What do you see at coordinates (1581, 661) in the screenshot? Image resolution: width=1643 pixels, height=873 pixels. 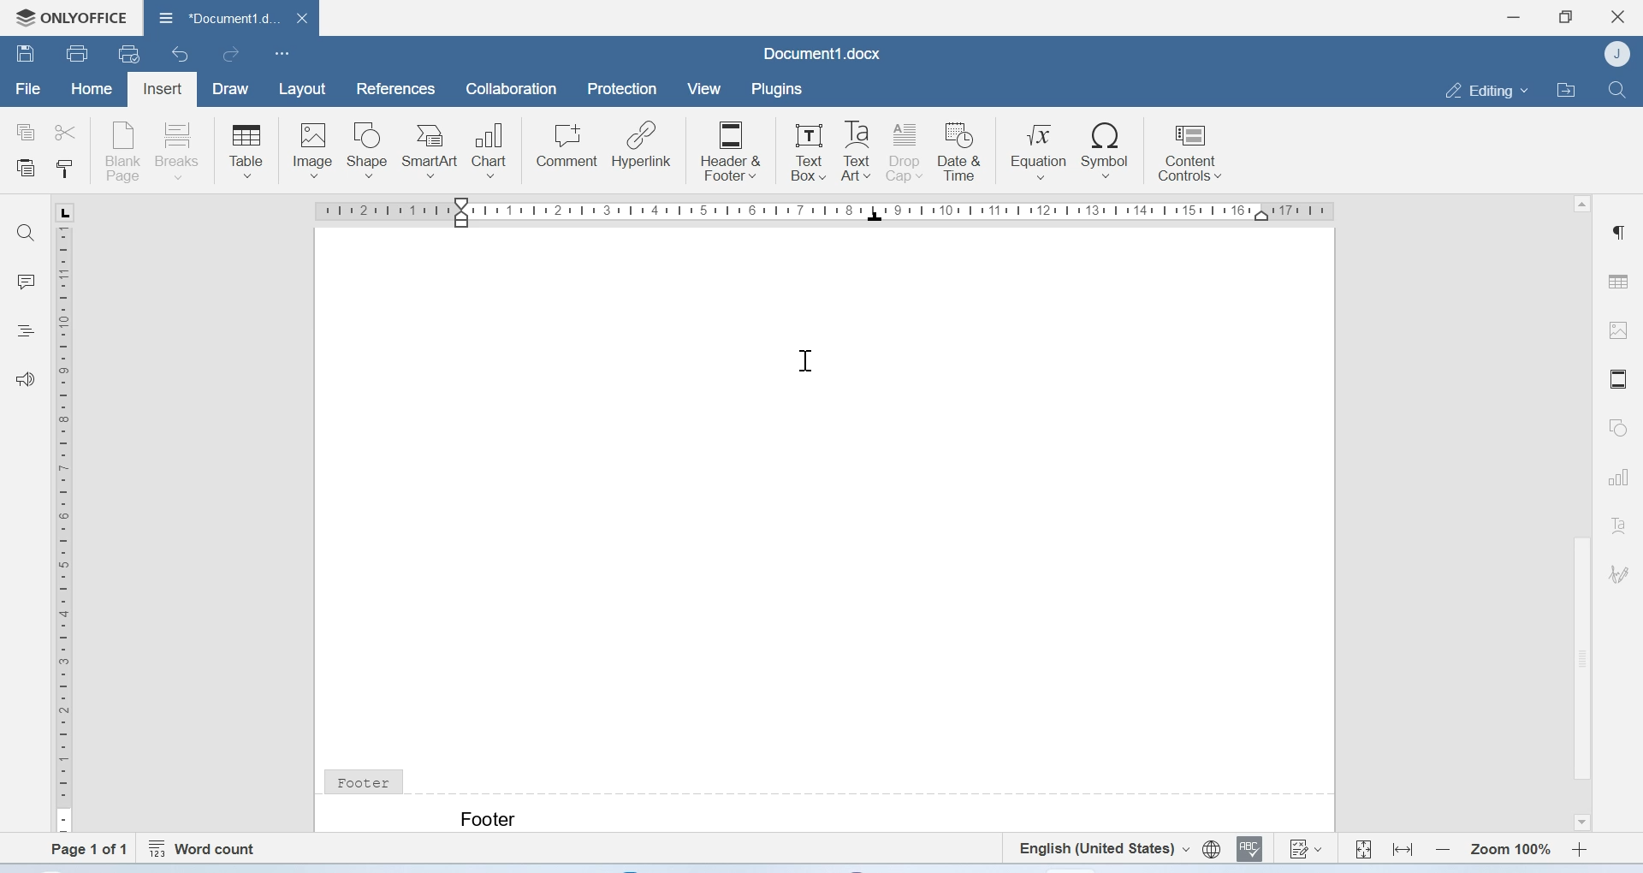 I see `Scrollbar` at bounding box center [1581, 661].